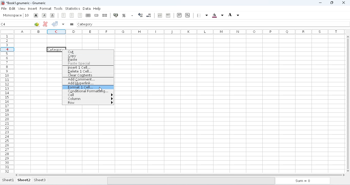 The height and width of the screenshot is (185, 350). I want to click on decrease the number of decimals displayed, so click(149, 15).